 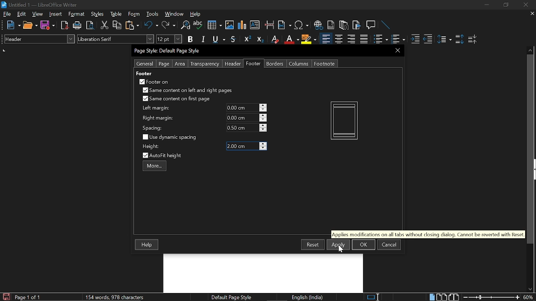 What do you see at coordinates (57, 14) in the screenshot?
I see `Insert` at bounding box center [57, 14].